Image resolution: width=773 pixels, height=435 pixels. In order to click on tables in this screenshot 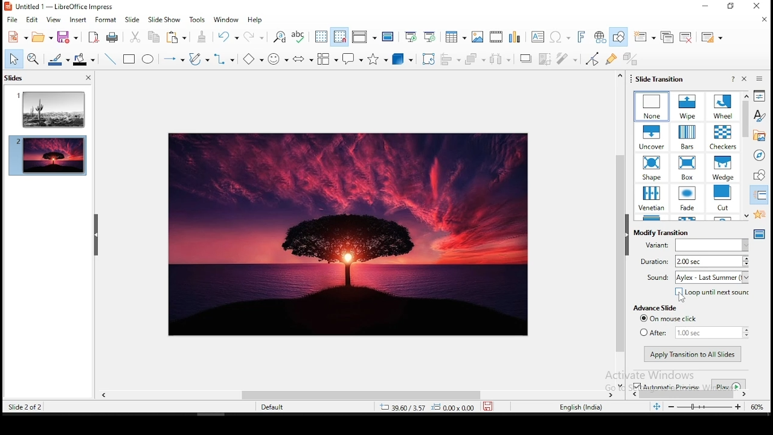, I will do `click(456, 36)`.